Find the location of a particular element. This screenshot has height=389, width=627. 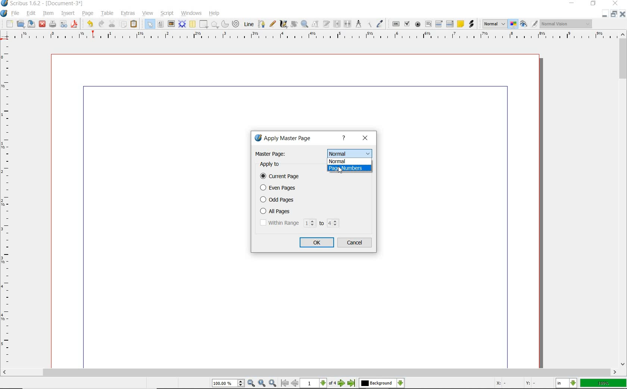

polygon is located at coordinates (214, 25).